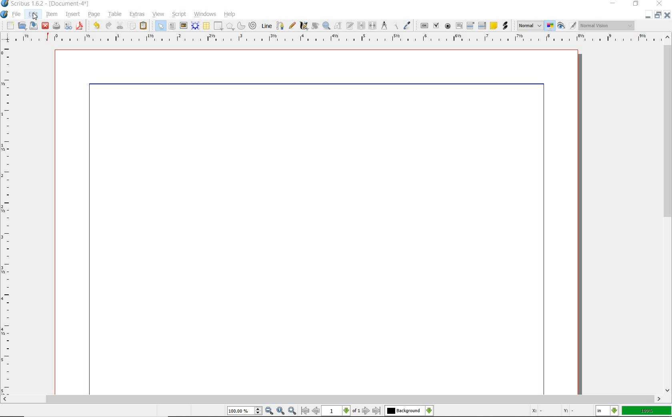 Image resolution: width=672 pixels, height=417 pixels. I want to click on go to next page, so click(367, 411).